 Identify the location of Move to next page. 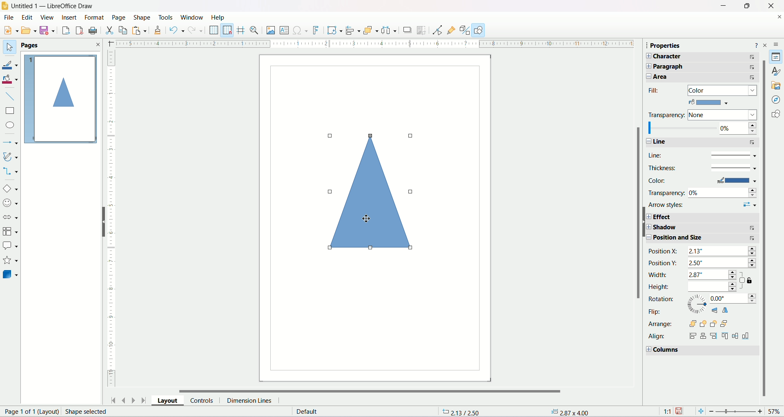
(132, 399).